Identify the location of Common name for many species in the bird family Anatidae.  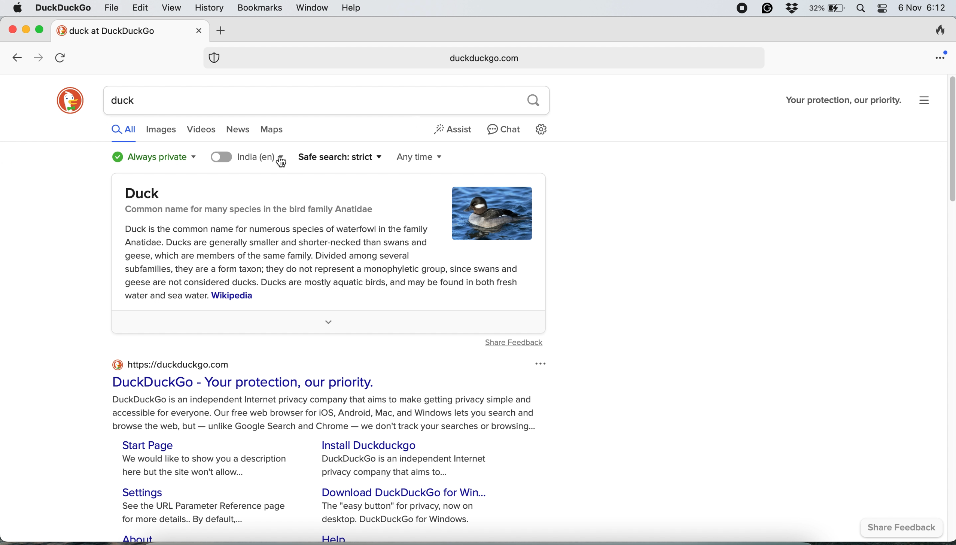
(250, 210).